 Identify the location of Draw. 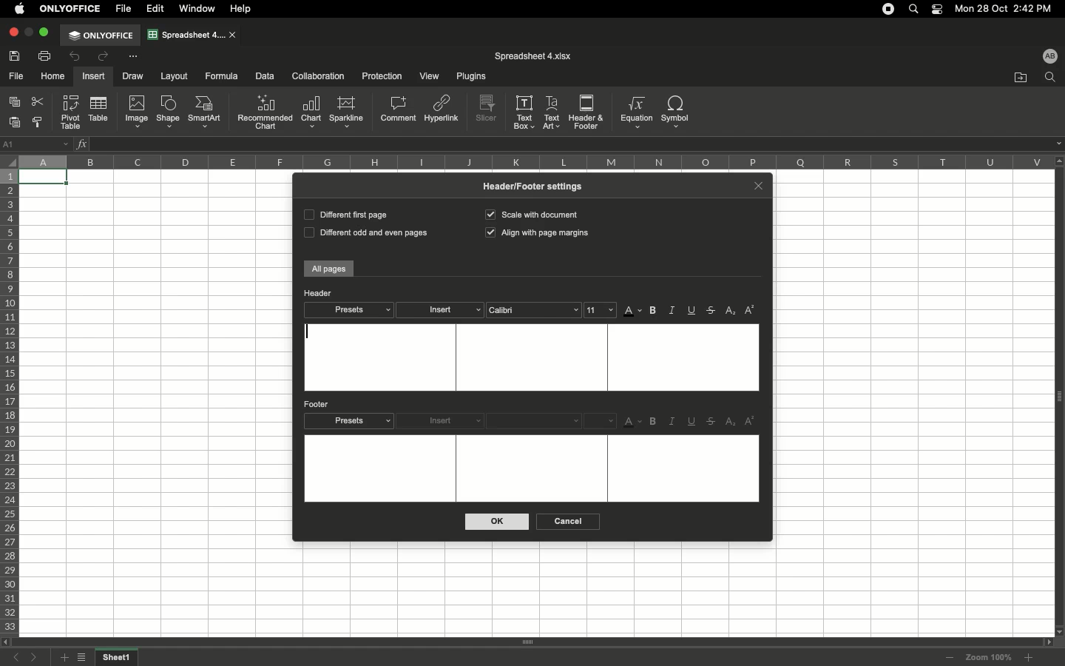
(135, 75).